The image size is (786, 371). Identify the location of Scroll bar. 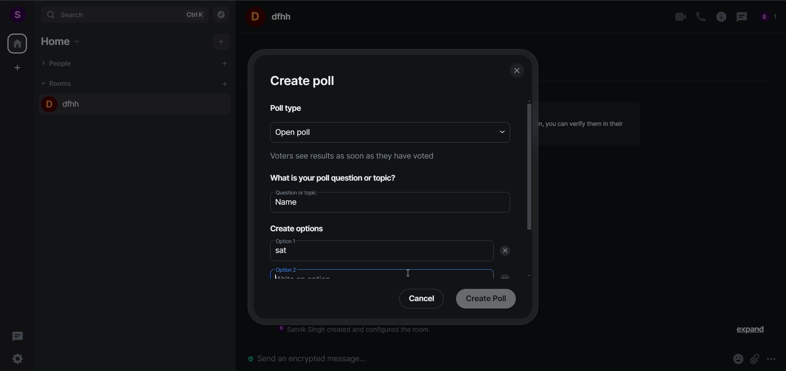
(530, 206).